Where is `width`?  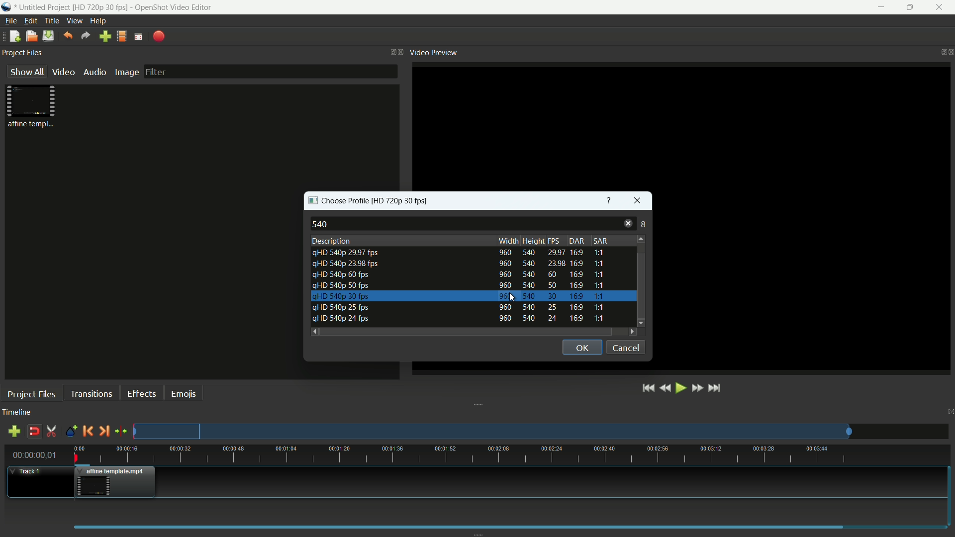
width is located at coordinates (505, 241).